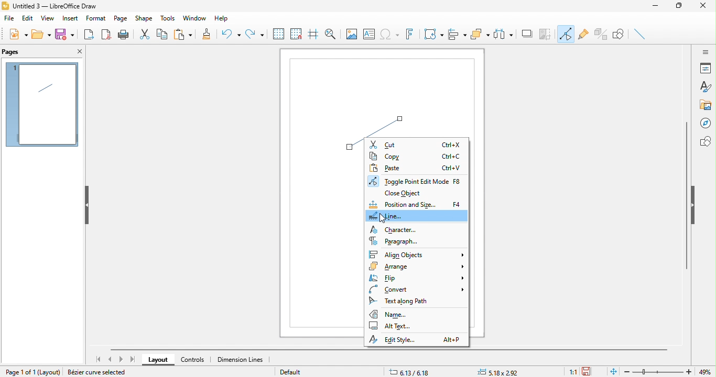  I want to click on name, so click(390, 314).